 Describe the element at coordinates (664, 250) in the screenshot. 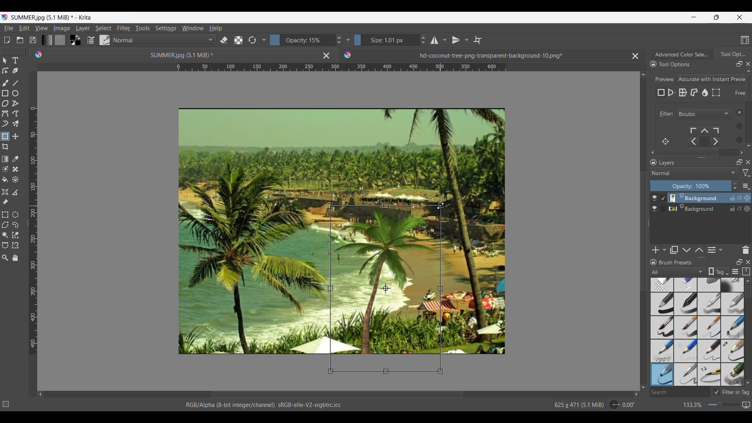

I see `Add new layer option` at that location.